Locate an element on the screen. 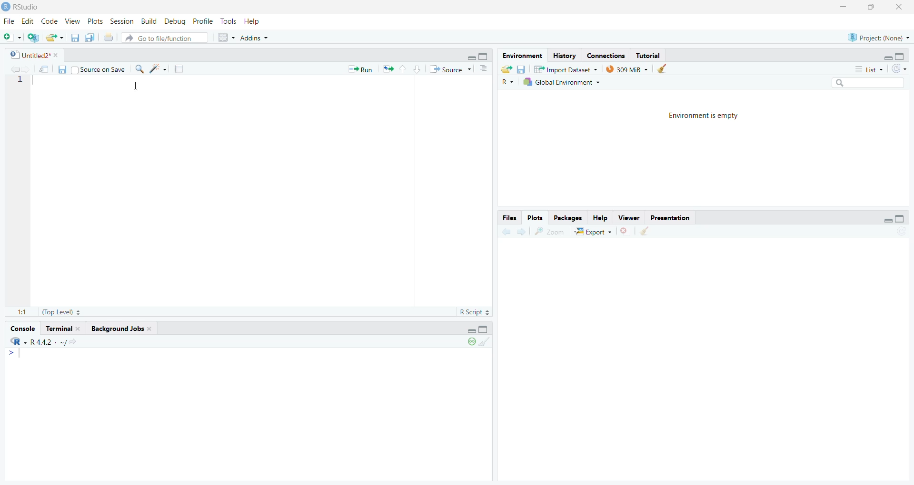 Image resolution: width=914 pixels, height=485 pixels. save is located at coordinates (62, 71).